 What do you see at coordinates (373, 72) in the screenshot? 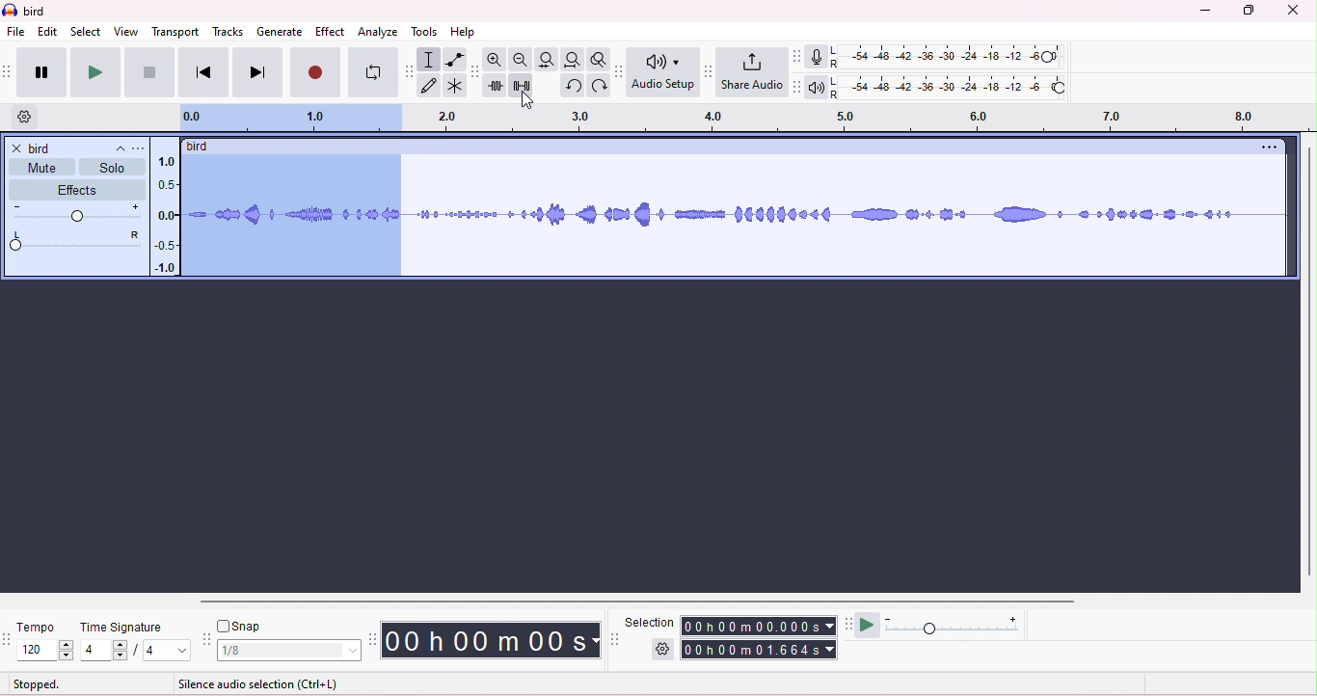
I see `loop` at bounding box center [373, 72].